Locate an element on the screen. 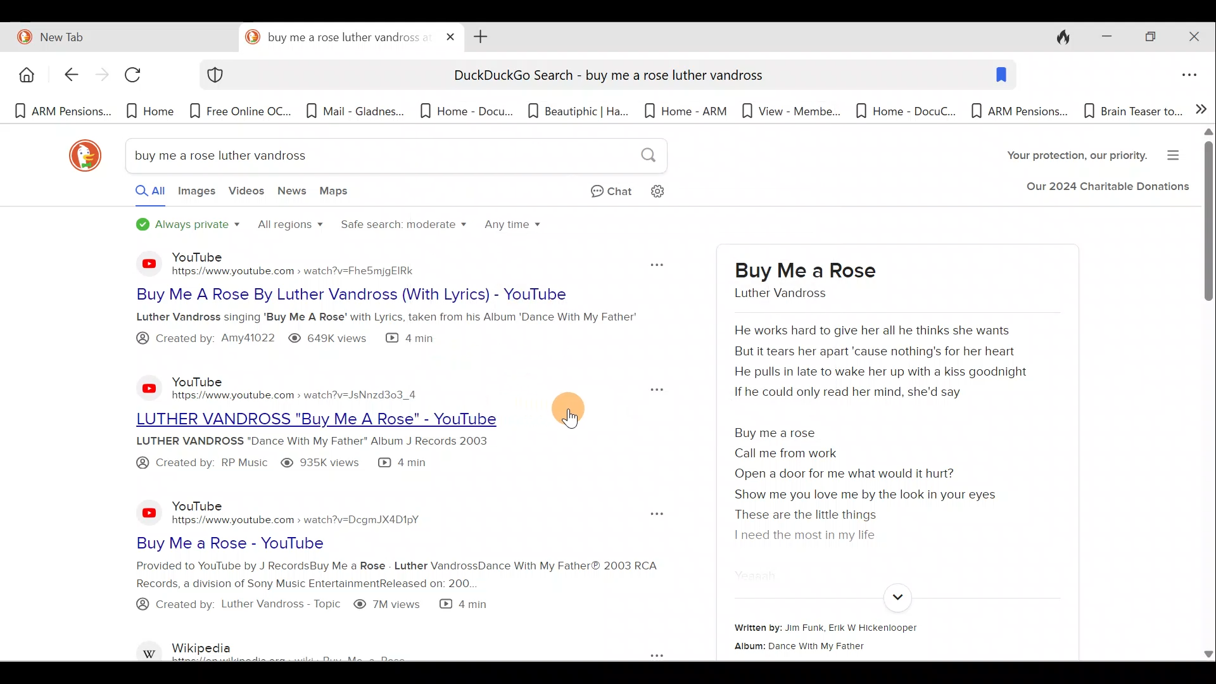 Image resolution: width=1216 pixels, height=684 pixels. Change search settings is located at coordinates (668, 190).